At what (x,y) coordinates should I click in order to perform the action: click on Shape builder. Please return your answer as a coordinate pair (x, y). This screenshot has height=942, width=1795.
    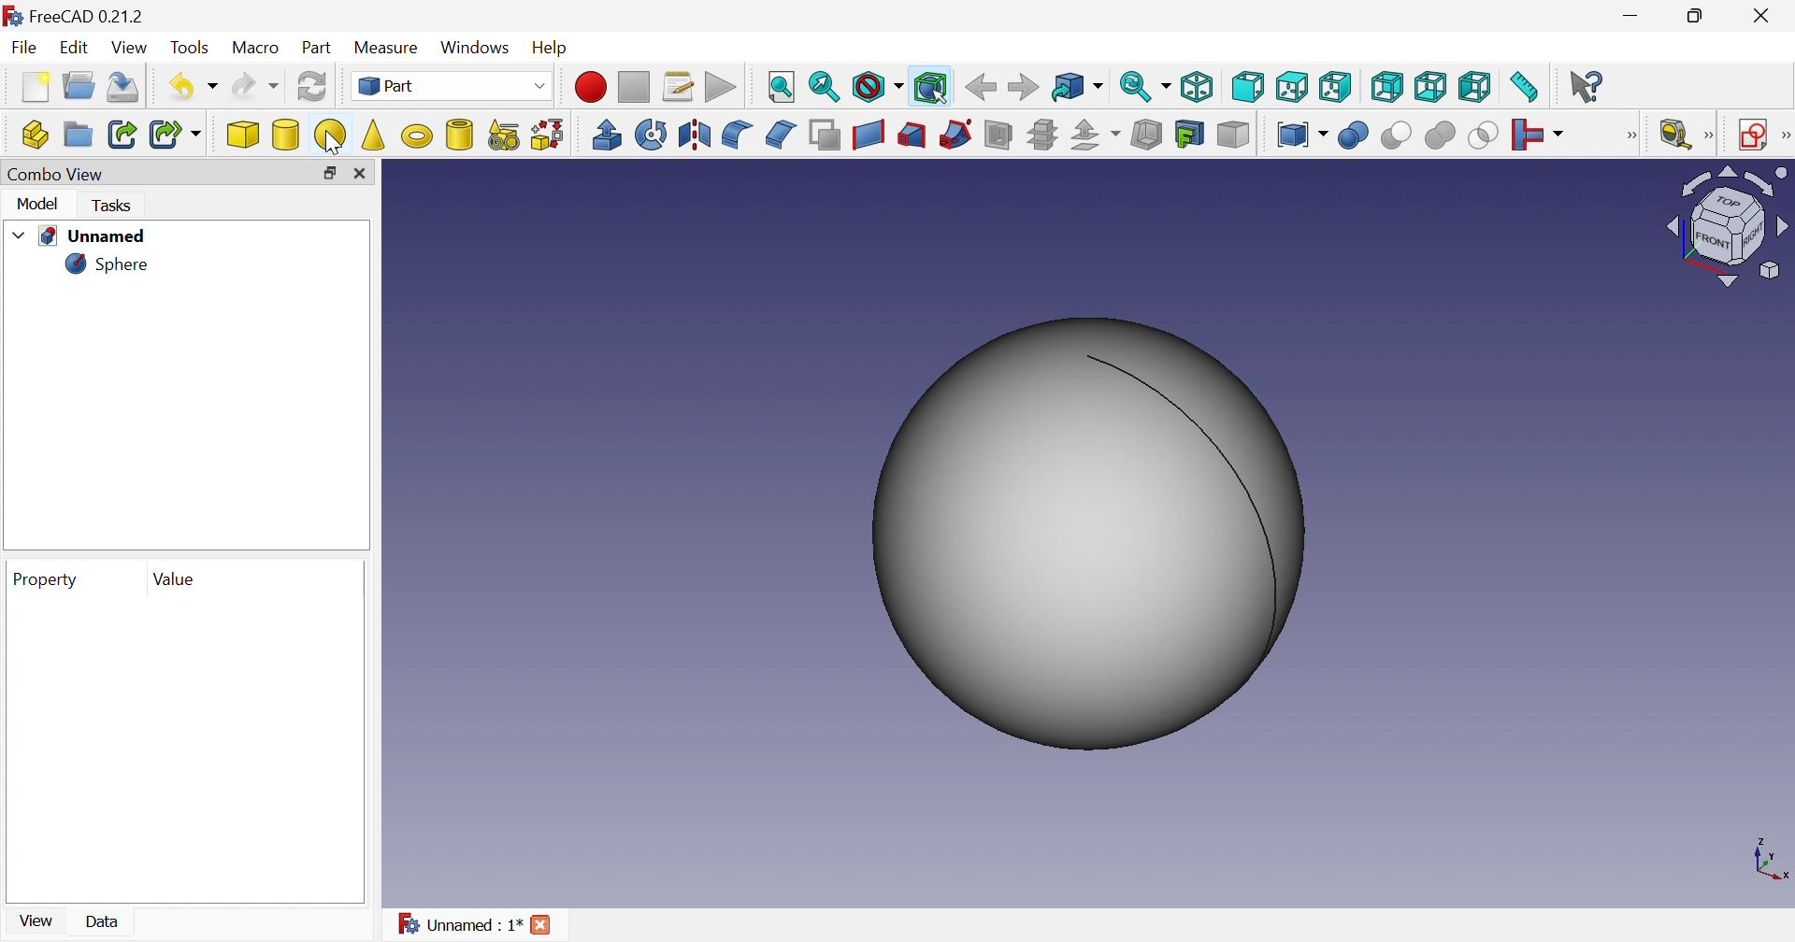
    Looking at the image, I should click on (546, 136).